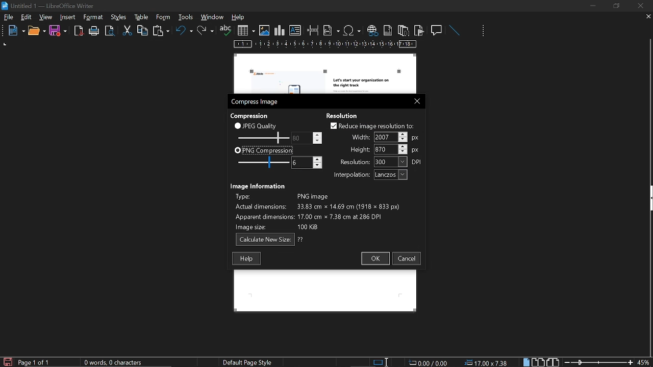 The width and height of the screenshot is (653, 367). What do you see at coordinates (240, 18) in the screenshot?
I see `help` at bounding box center [240, 18].